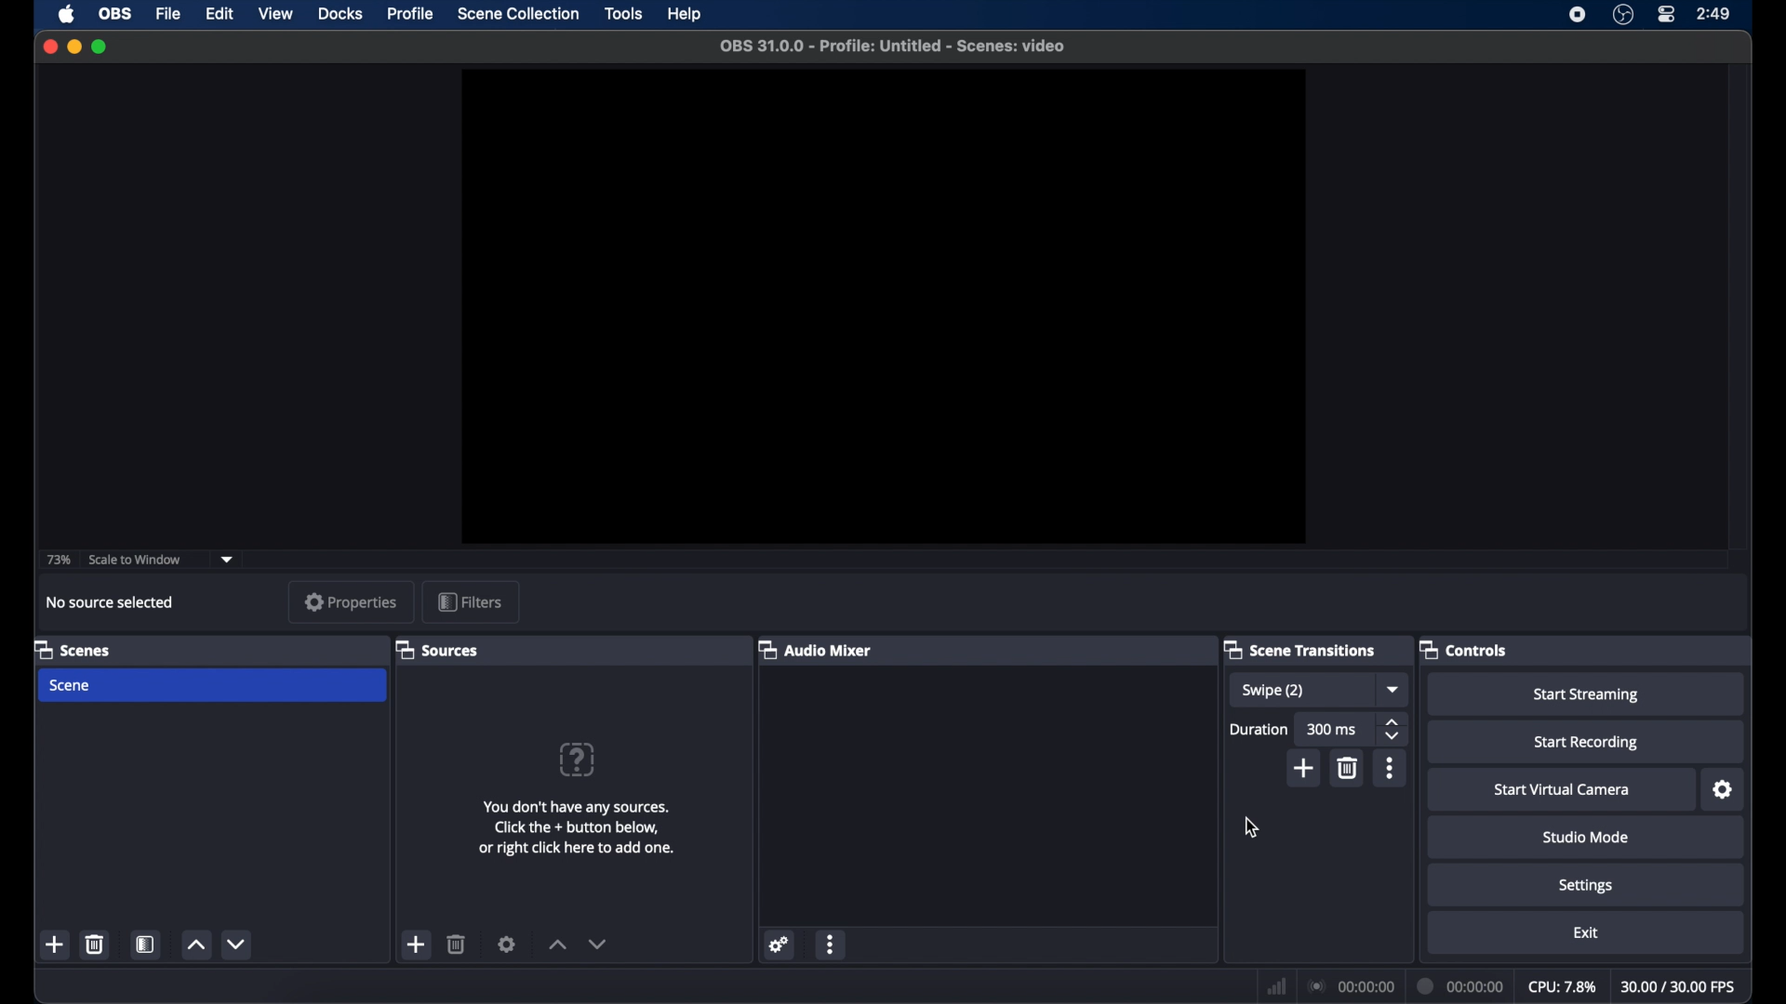 The width and height of the screenshot is (1786, 1004). I want to click on delete, so click(457, 944).